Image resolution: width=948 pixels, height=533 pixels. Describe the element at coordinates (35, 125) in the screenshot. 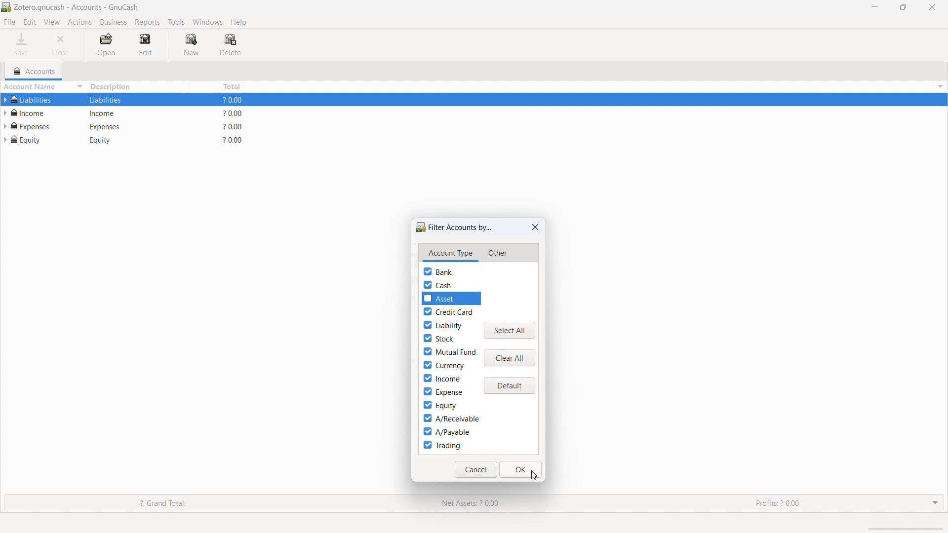

I see `expenses` at that location.